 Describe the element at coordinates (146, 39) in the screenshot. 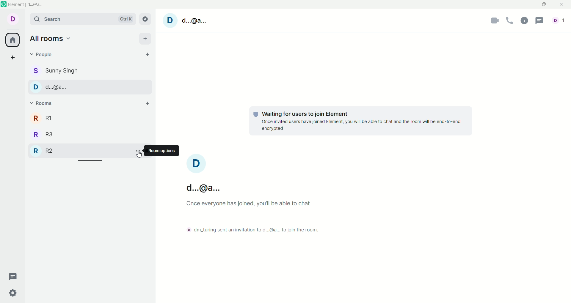

I see `add` at that location.